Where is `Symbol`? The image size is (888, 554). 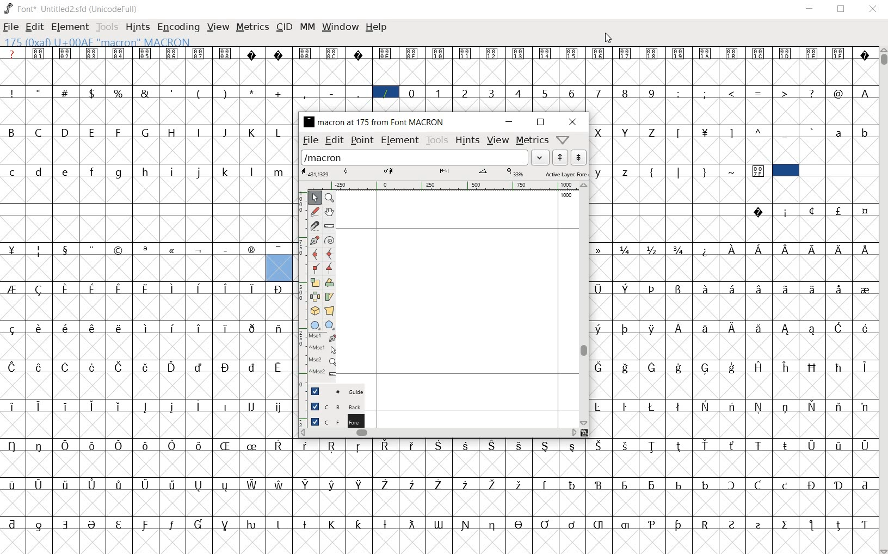 Symbol is located at coordinates (40, 328).